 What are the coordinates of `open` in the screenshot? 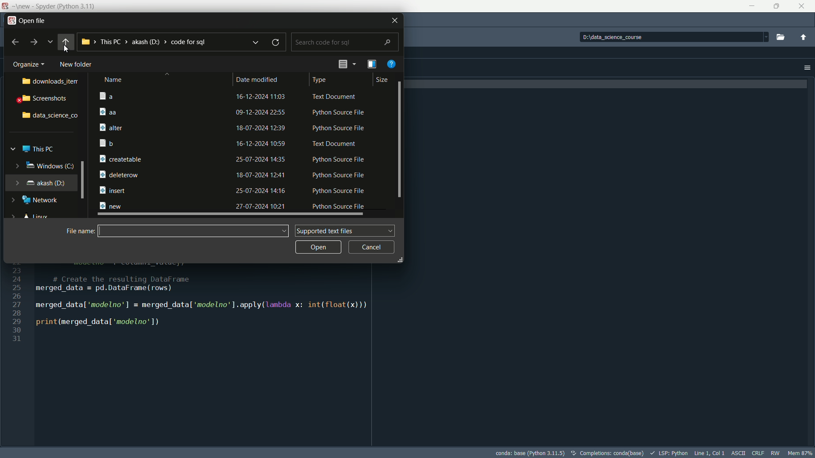 It's located at (316, 246).